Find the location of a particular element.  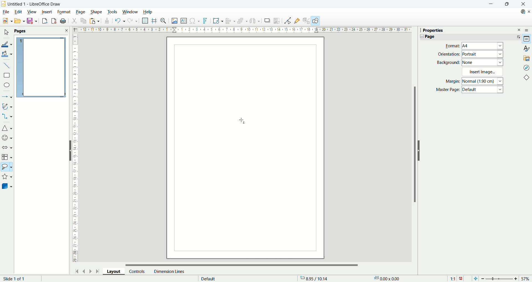

insert is located at coordinates (47, 11).